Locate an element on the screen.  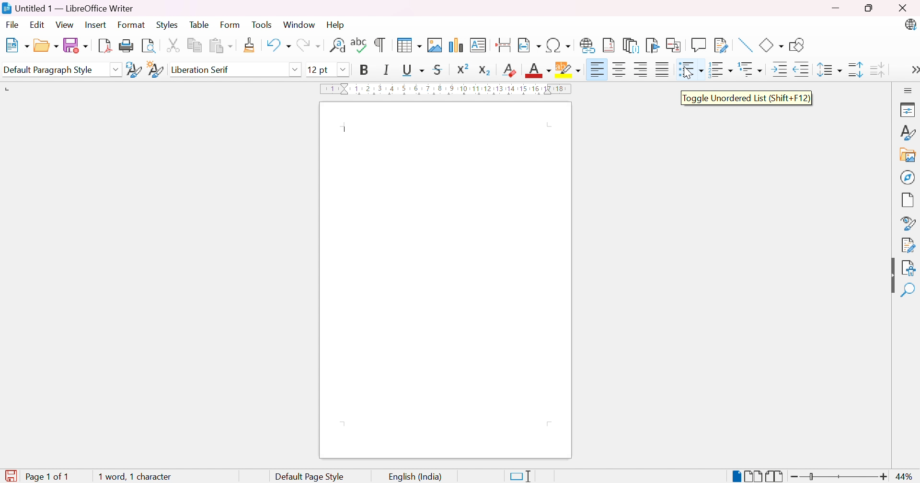
Insert special characters is located at coordinates (558, 46).